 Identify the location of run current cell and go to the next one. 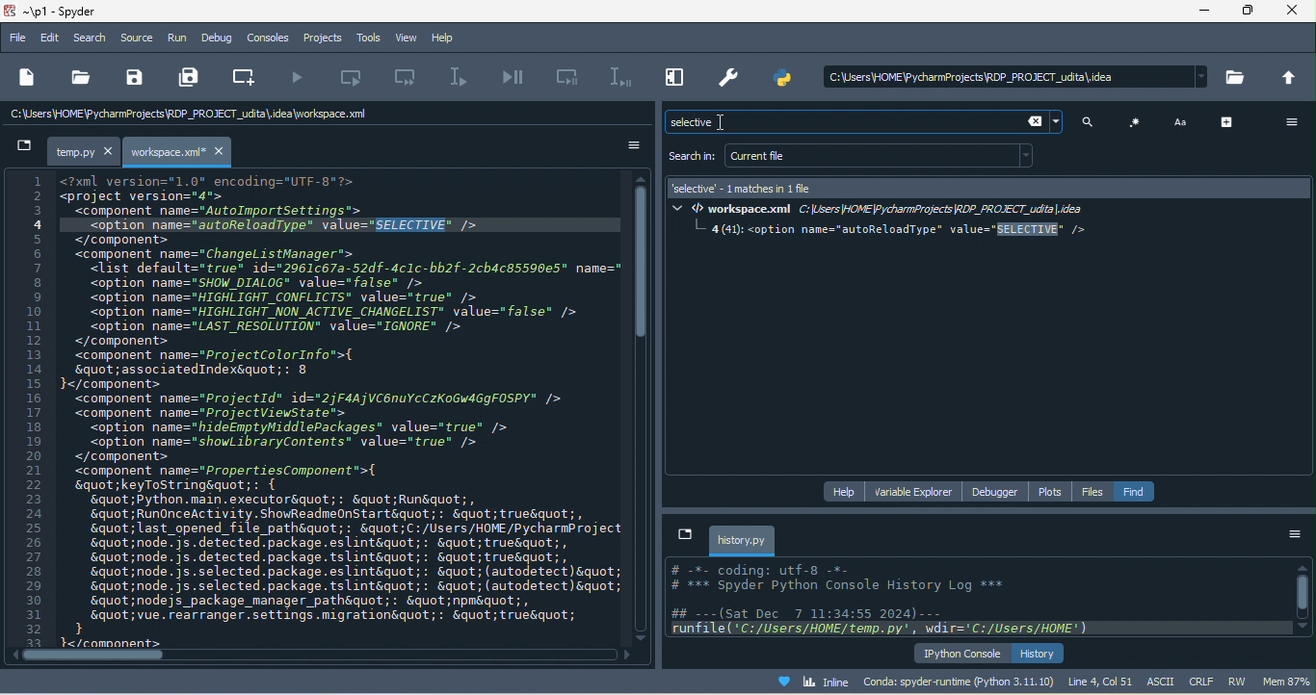
(409, 80).